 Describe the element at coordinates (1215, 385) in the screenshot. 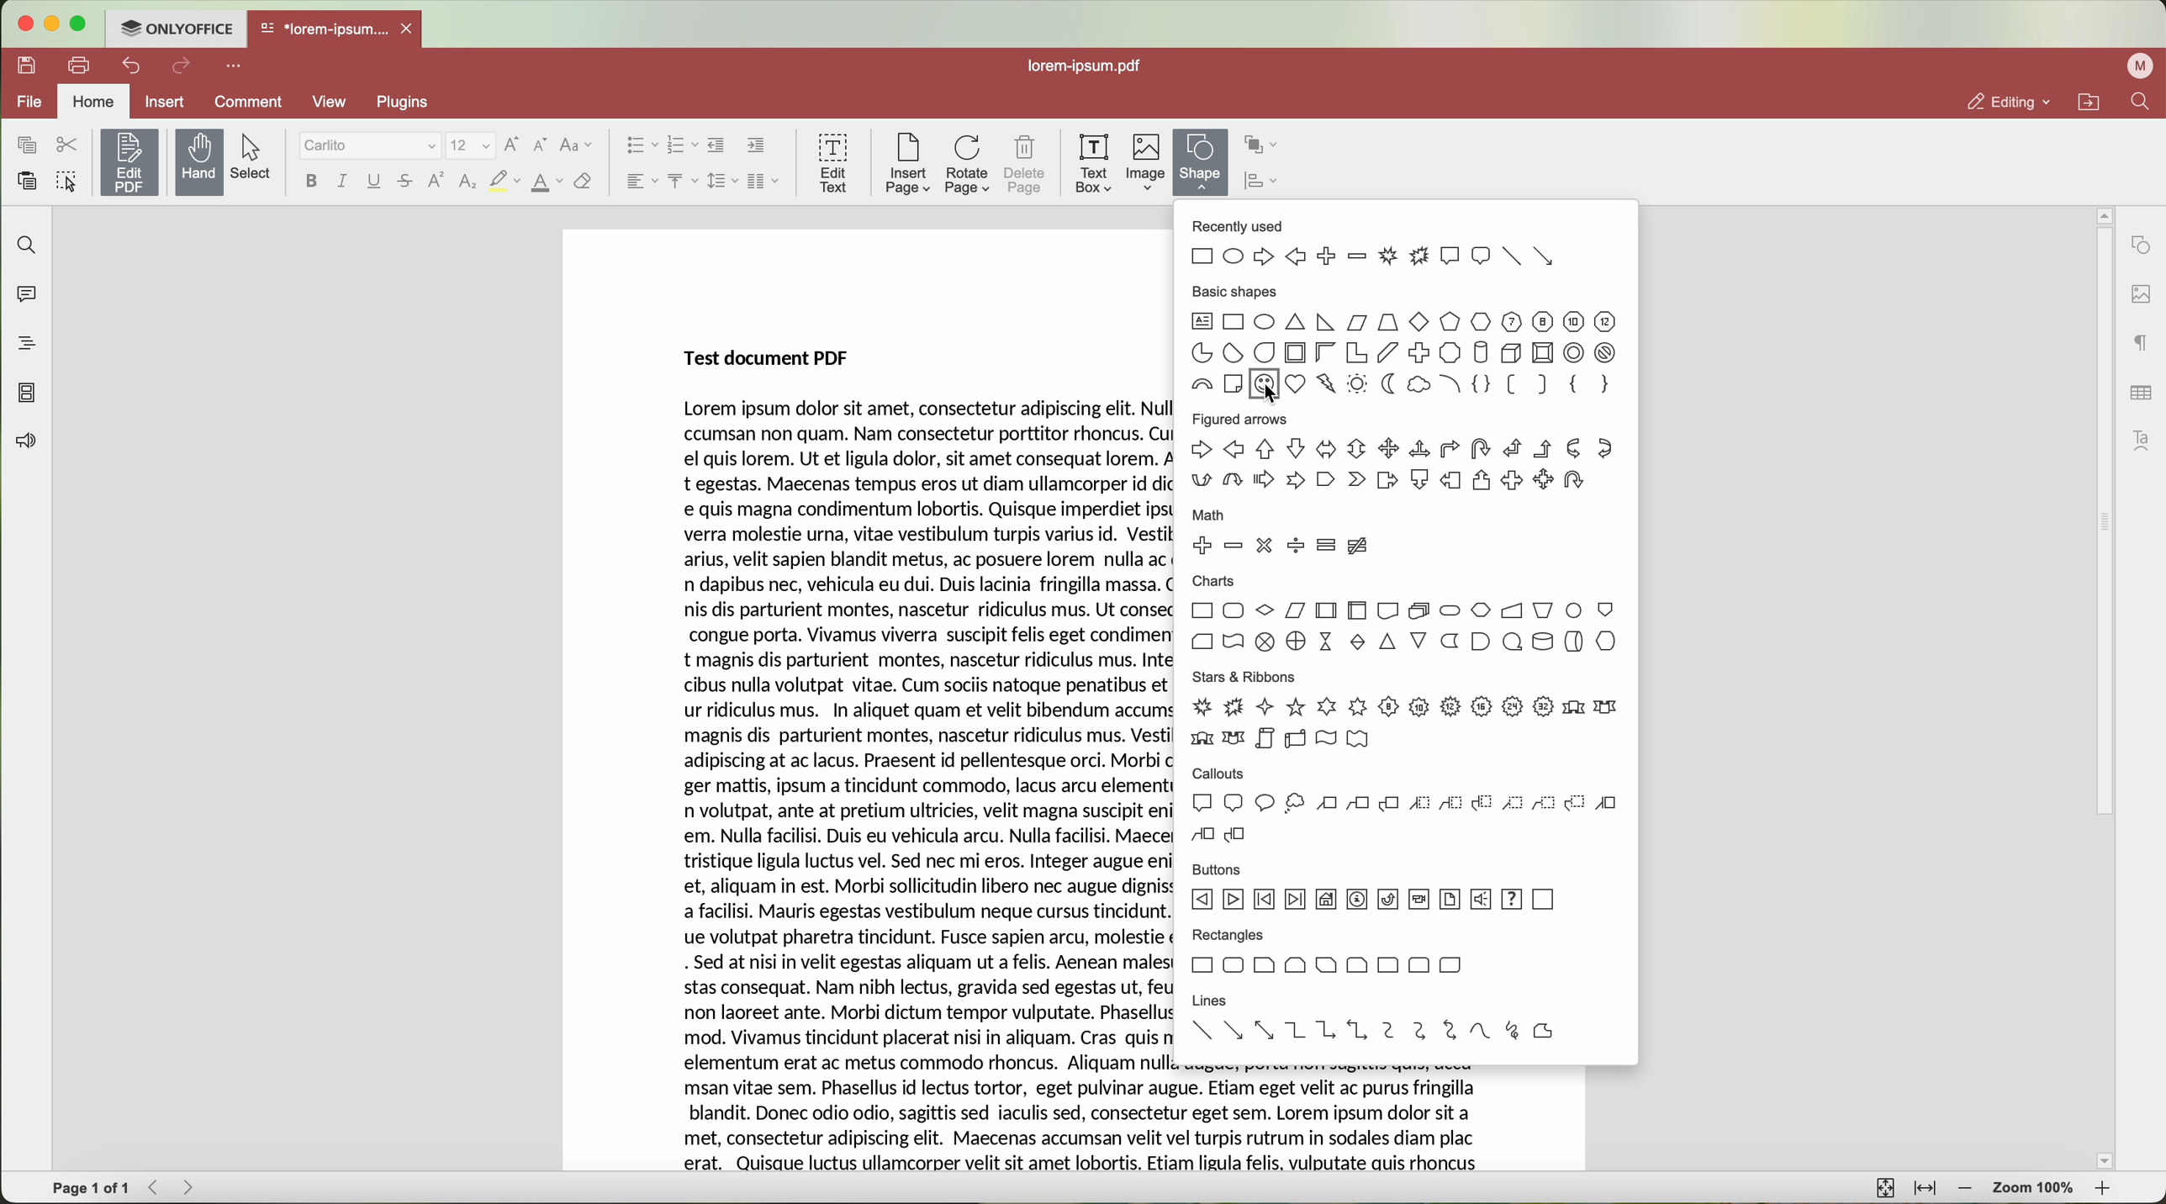

I see `basic shapes` at that location.